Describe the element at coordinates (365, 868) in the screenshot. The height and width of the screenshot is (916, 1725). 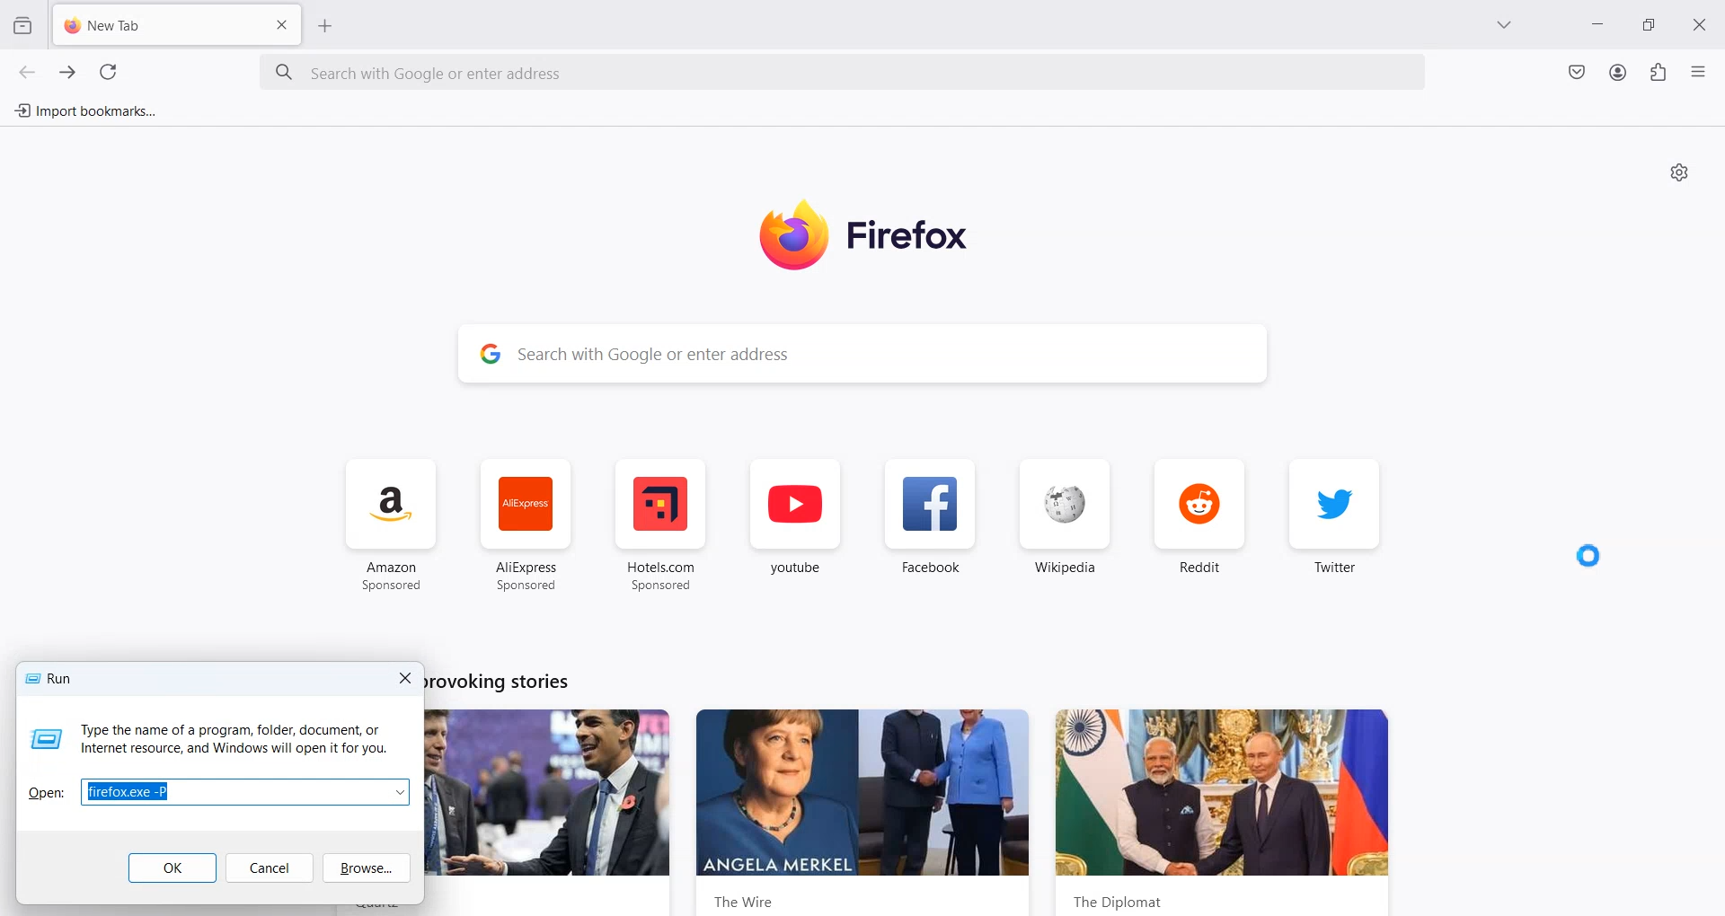
I see `Browse` at that location.